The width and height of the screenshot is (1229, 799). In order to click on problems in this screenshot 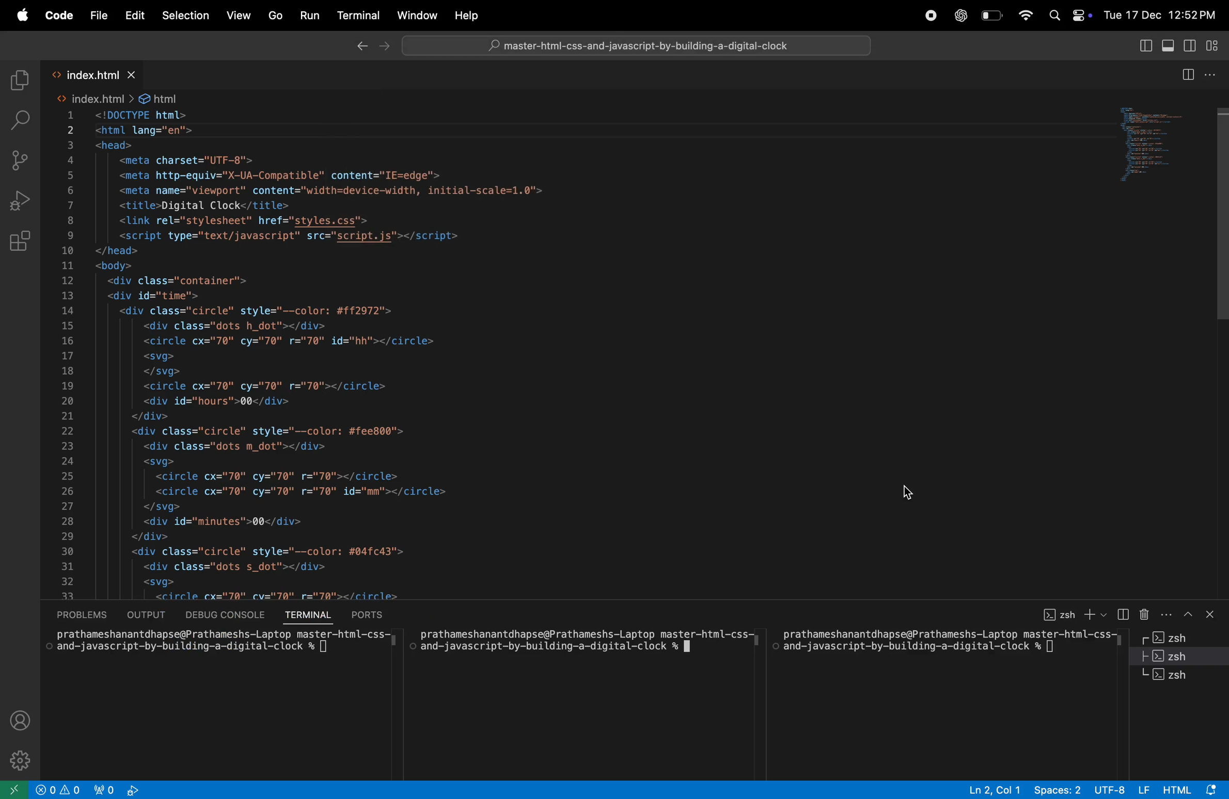, I will do `click(82, 615)`.